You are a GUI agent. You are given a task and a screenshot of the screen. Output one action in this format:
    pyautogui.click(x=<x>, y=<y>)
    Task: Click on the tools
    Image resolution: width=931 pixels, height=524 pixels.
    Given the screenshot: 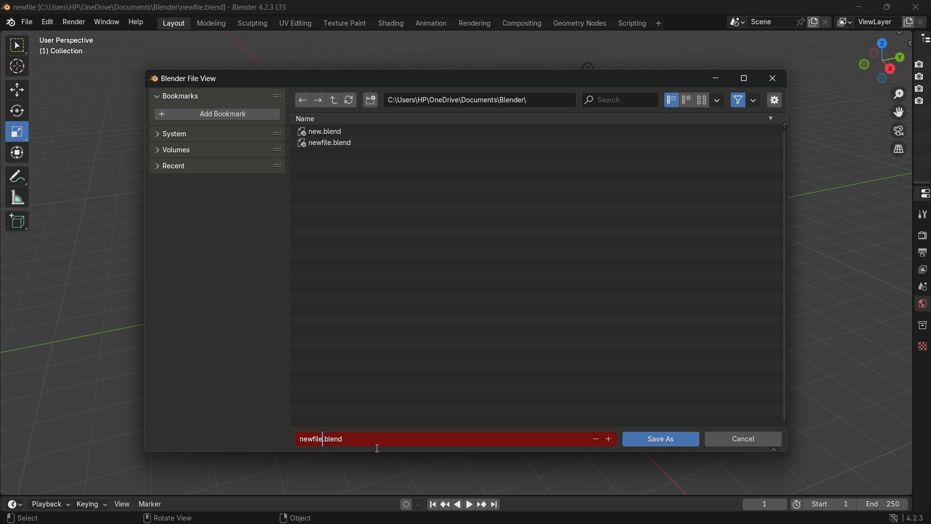 What is the action you would take?
    pyautogui.click(x=921, y=214)
    